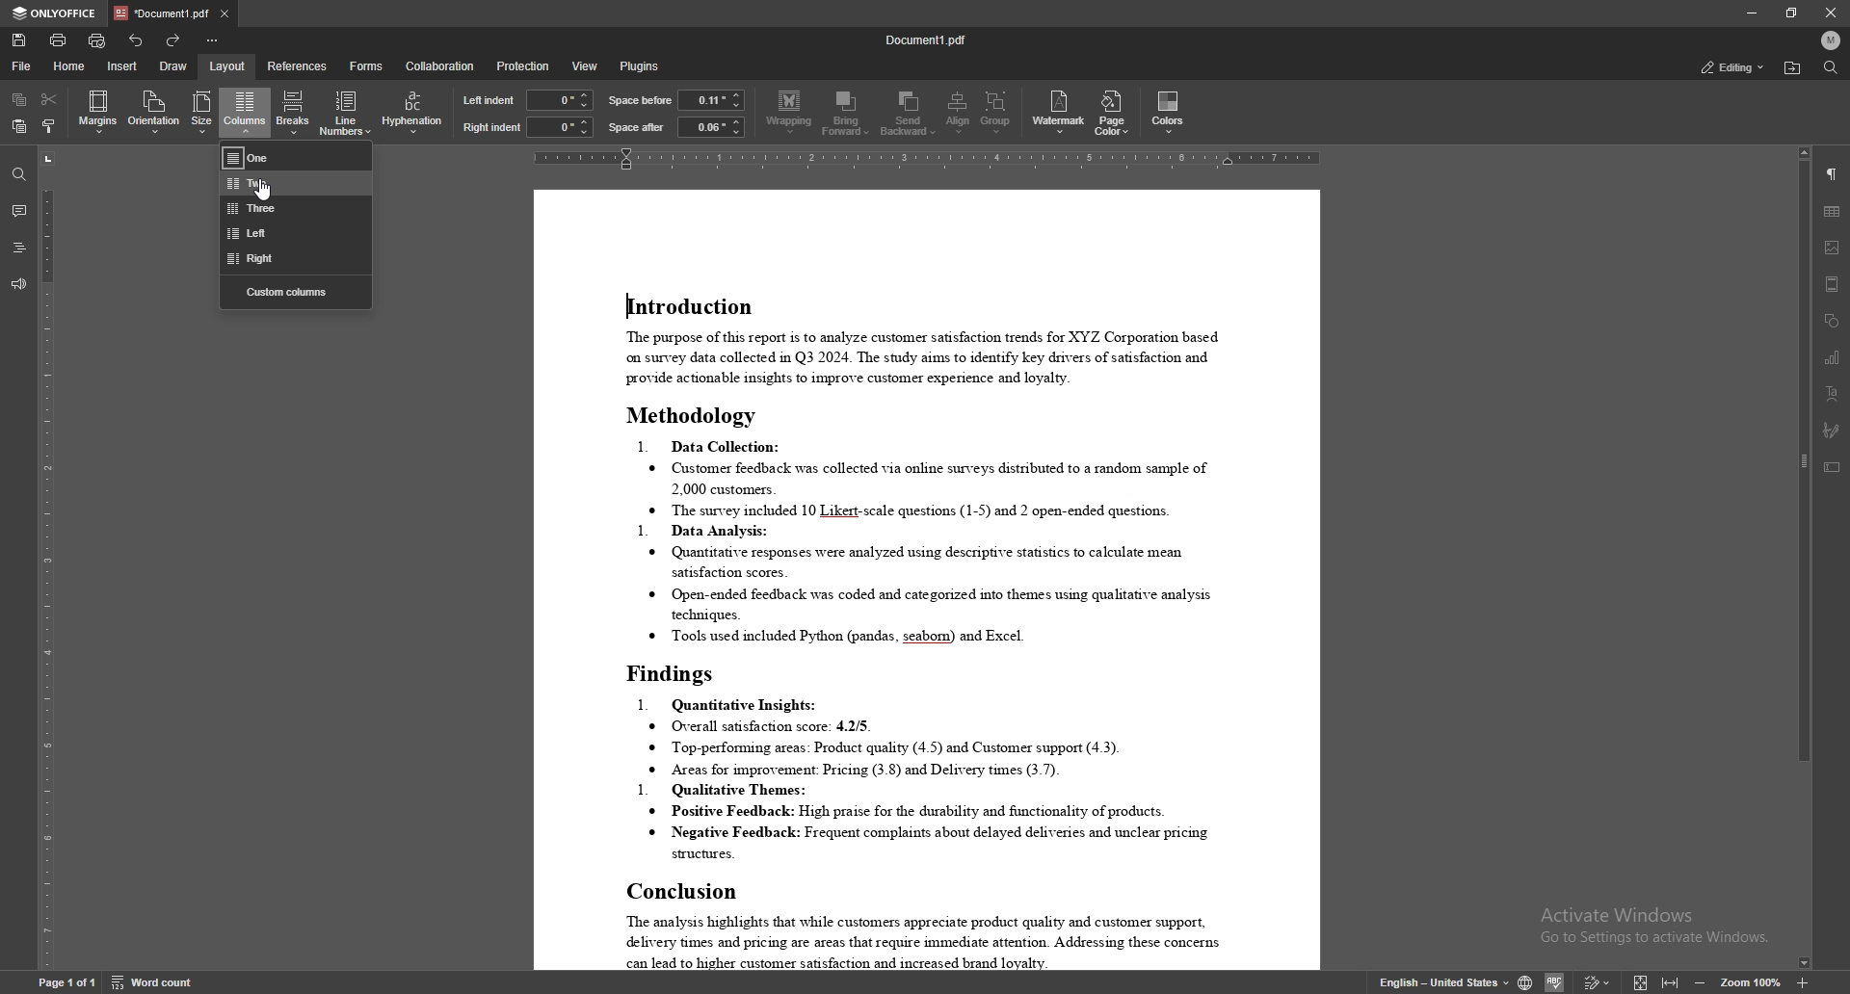  Describe the element at coordinates (19, 99) in the screenshot. I see `copy` at that location.